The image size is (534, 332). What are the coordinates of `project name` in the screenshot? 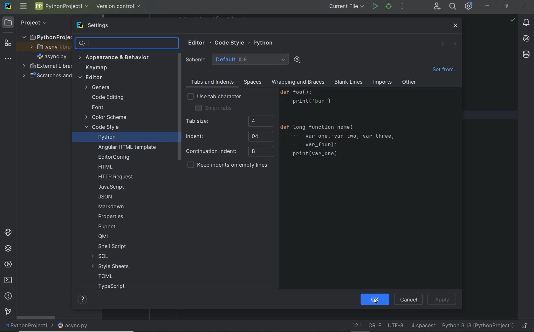 It's located at (29, 326).